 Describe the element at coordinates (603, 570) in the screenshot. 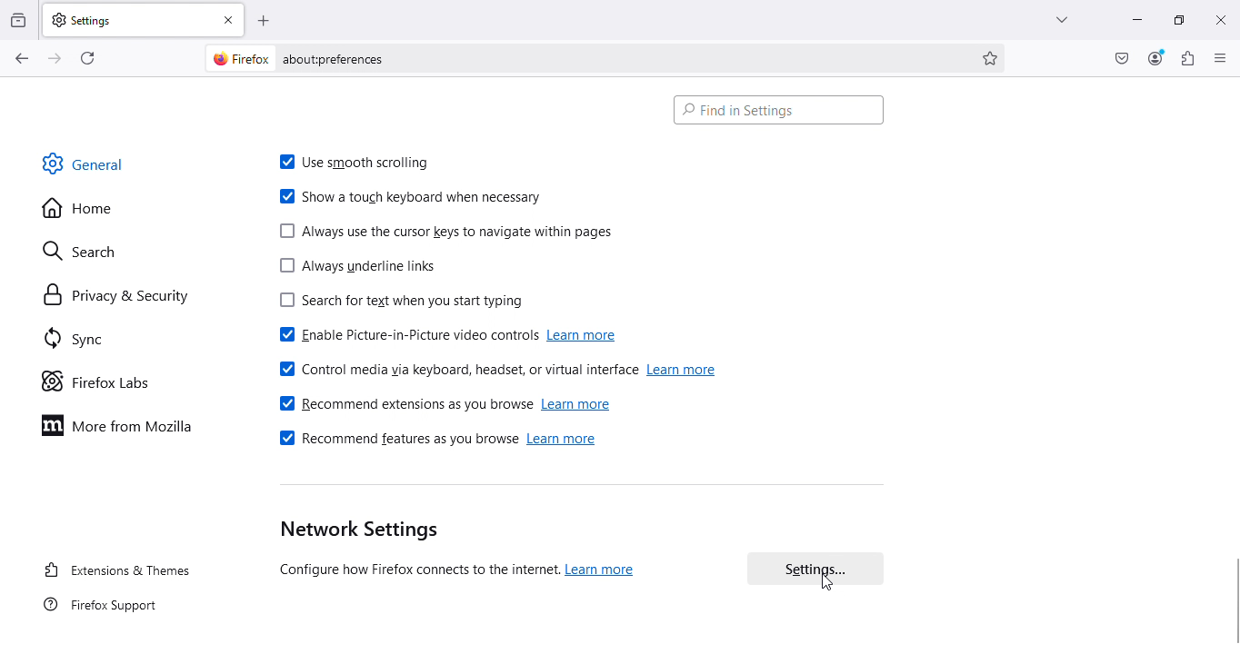

I see `learn more` at that location.